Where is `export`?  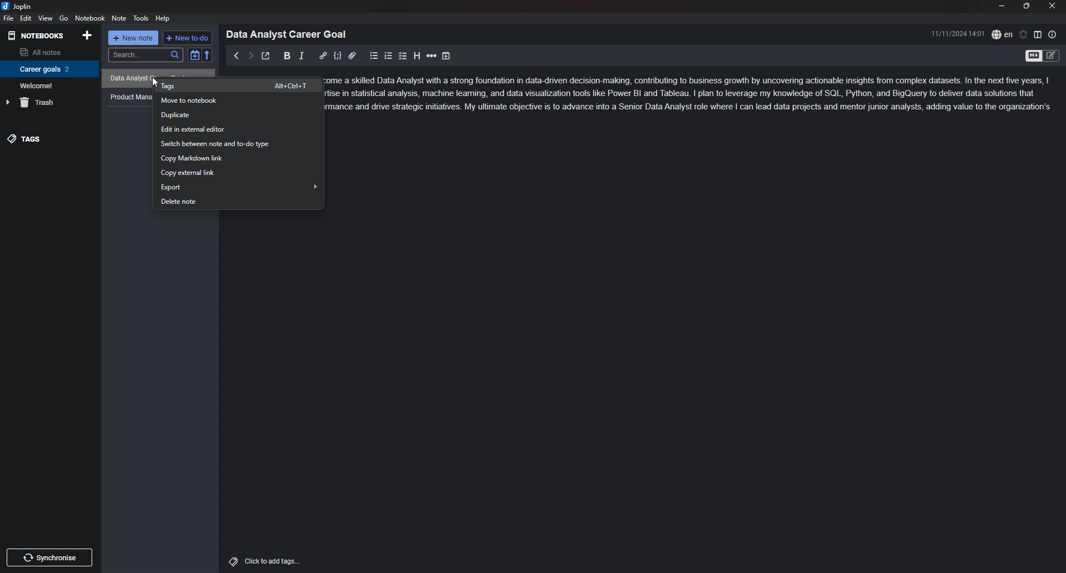 export is located at coordinates (239, 186).